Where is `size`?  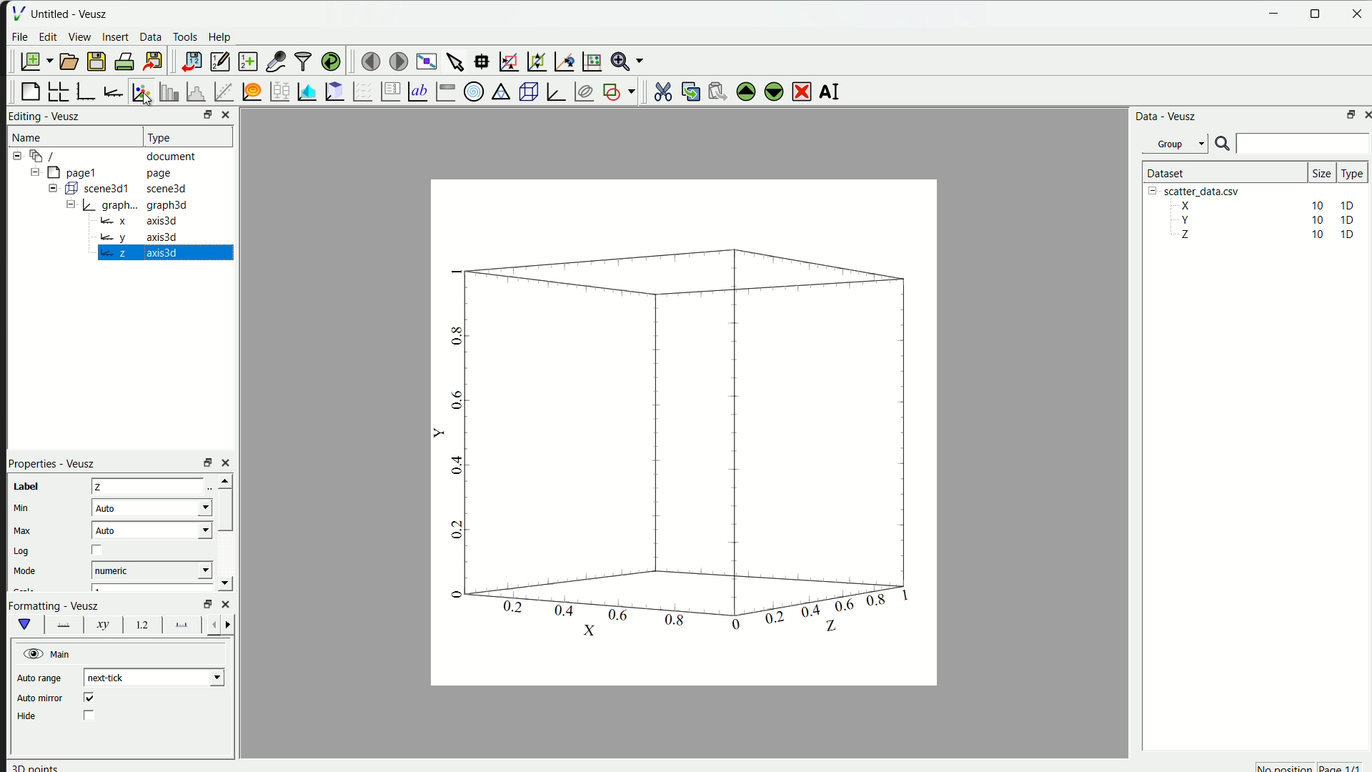
size is located at coordinates (1318, 170).